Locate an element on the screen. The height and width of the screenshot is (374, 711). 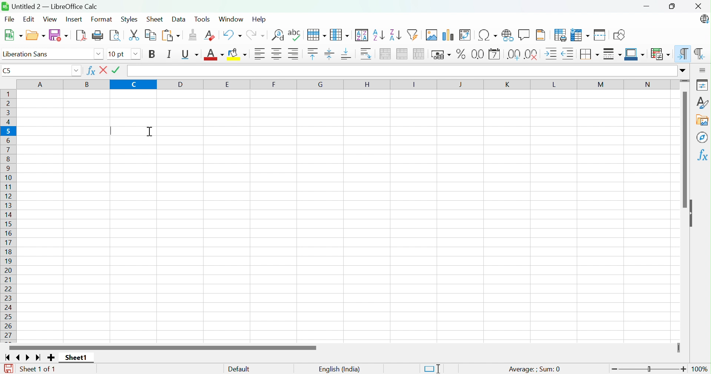
Add decimal place is located at coordinates (513, 55).